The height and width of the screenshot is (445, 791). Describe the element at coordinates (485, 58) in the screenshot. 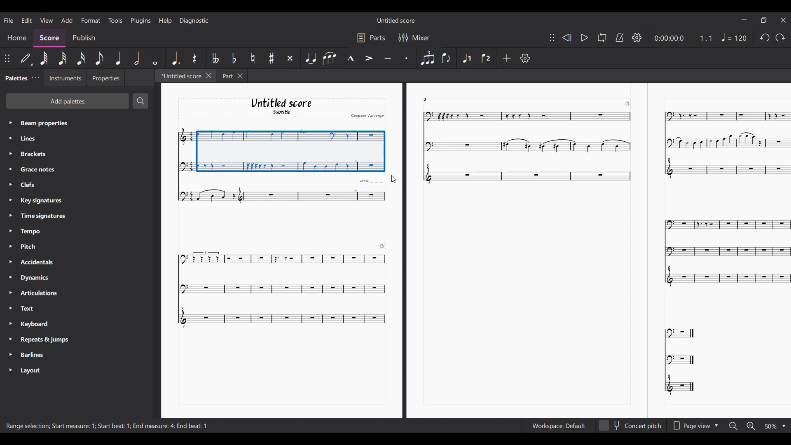

I see `Voice 2` at that location.